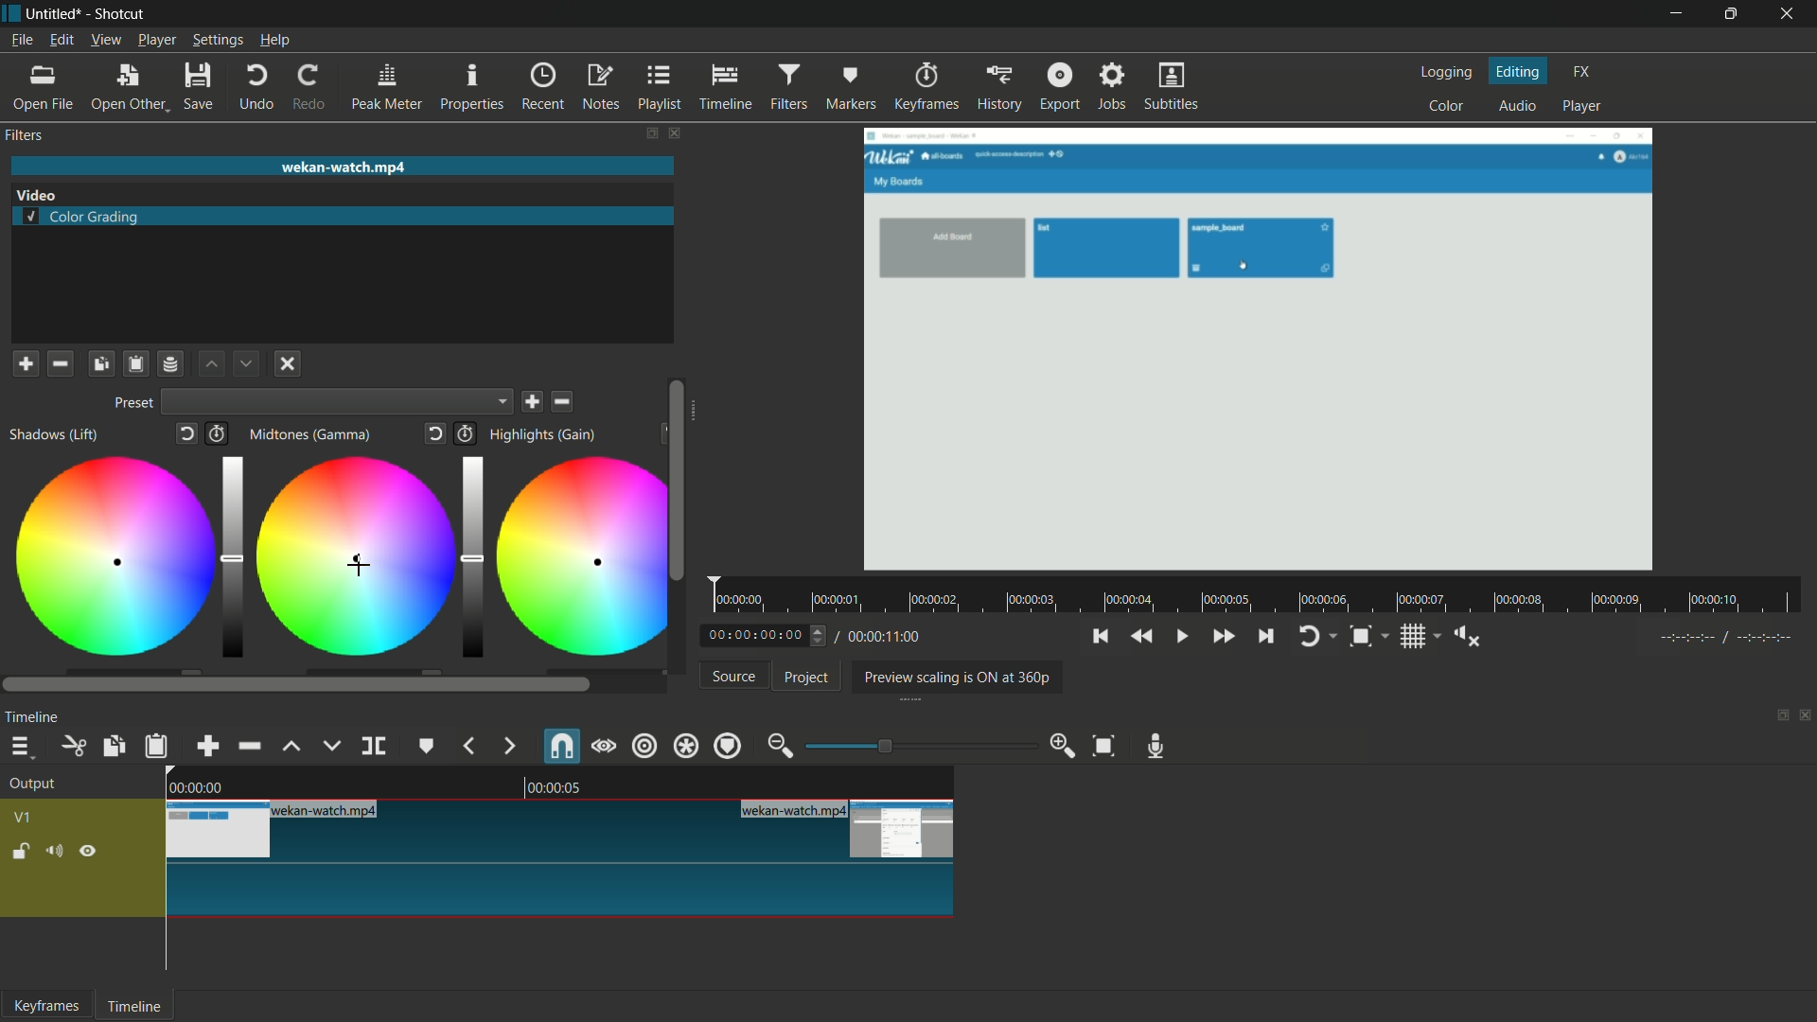  What do you see at coordinates (1672, 14) in the screenshot?
I see `minimize` at bounding box center [1672, 14].